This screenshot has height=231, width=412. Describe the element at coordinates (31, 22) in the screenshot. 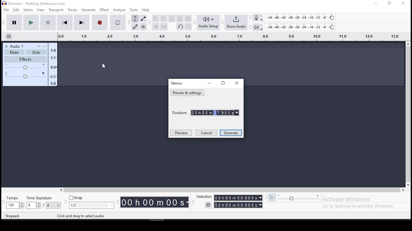

I see `play` at that location.